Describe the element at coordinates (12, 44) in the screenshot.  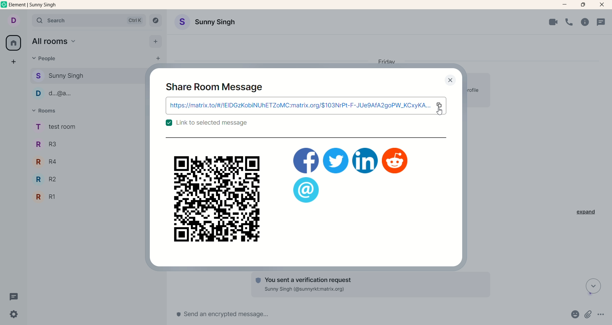
I see `all rooms` at that location.